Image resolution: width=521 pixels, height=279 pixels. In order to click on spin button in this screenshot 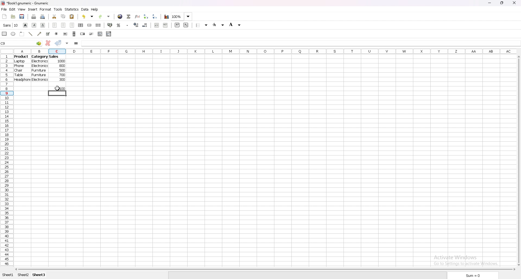, I will do `click(82, 34)`.